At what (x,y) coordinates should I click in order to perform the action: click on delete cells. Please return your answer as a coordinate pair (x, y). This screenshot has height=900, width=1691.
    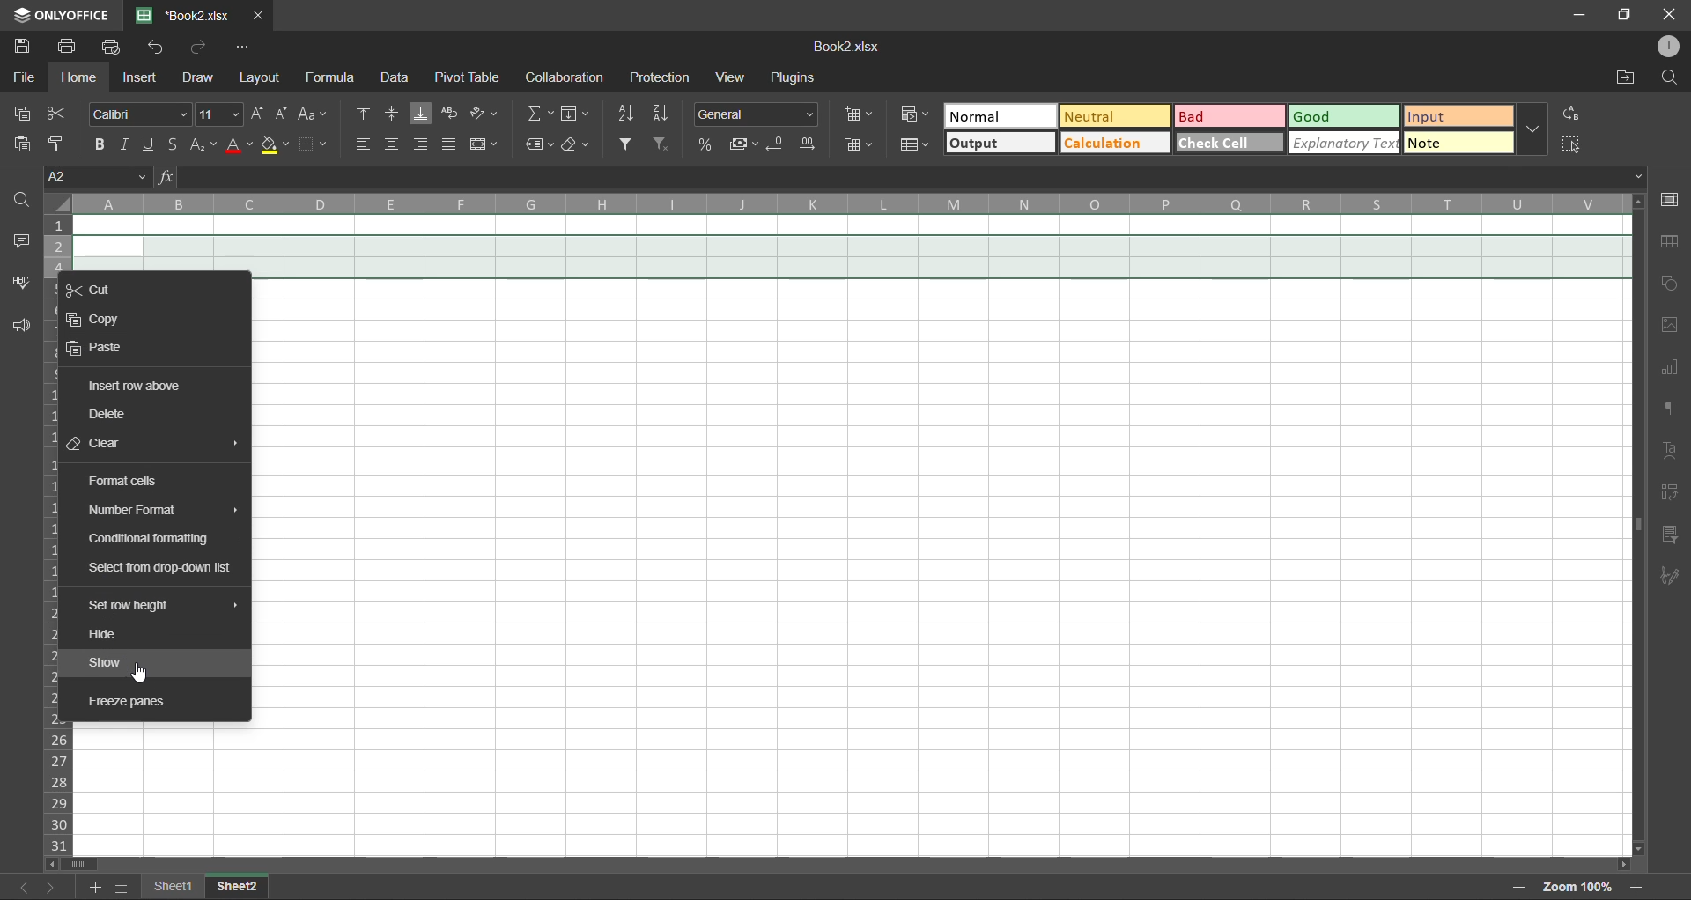
    Looking at the image, I should click on (860, 146).